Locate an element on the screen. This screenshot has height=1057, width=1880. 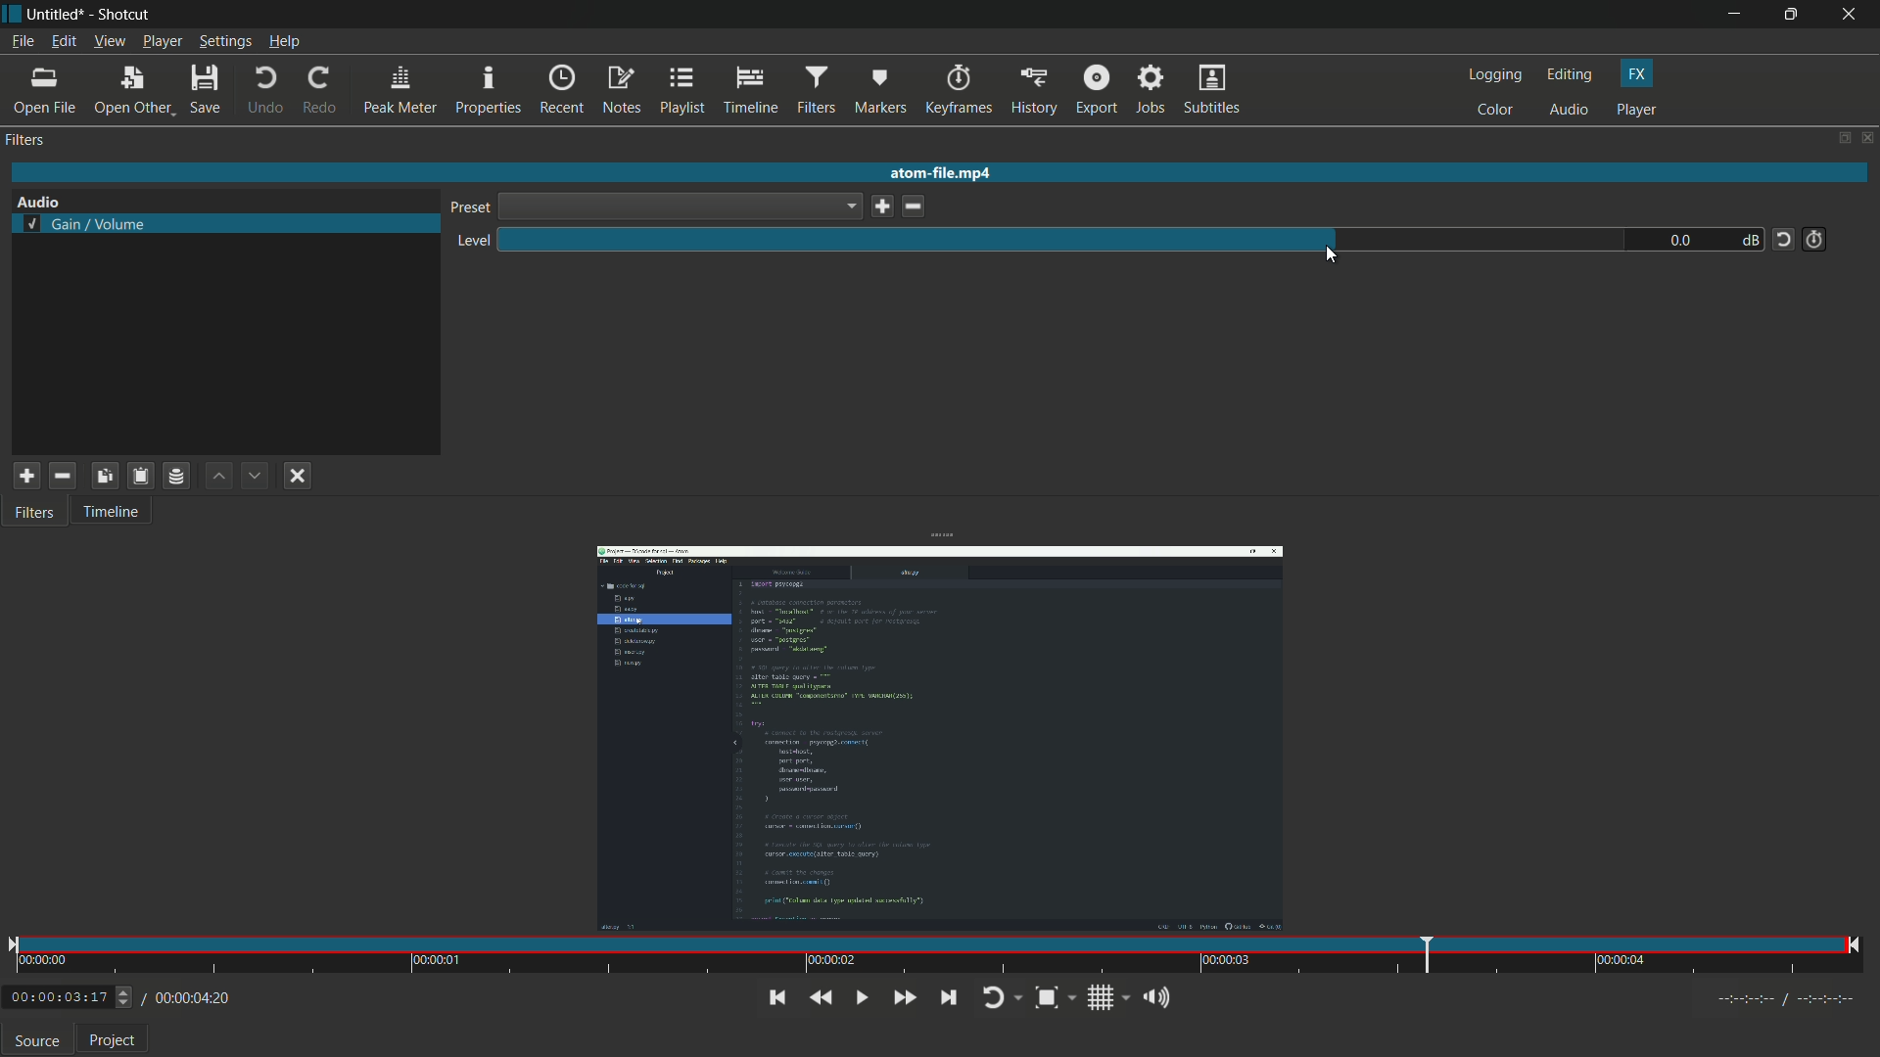
close panel is located at coordinates (1866, 137).